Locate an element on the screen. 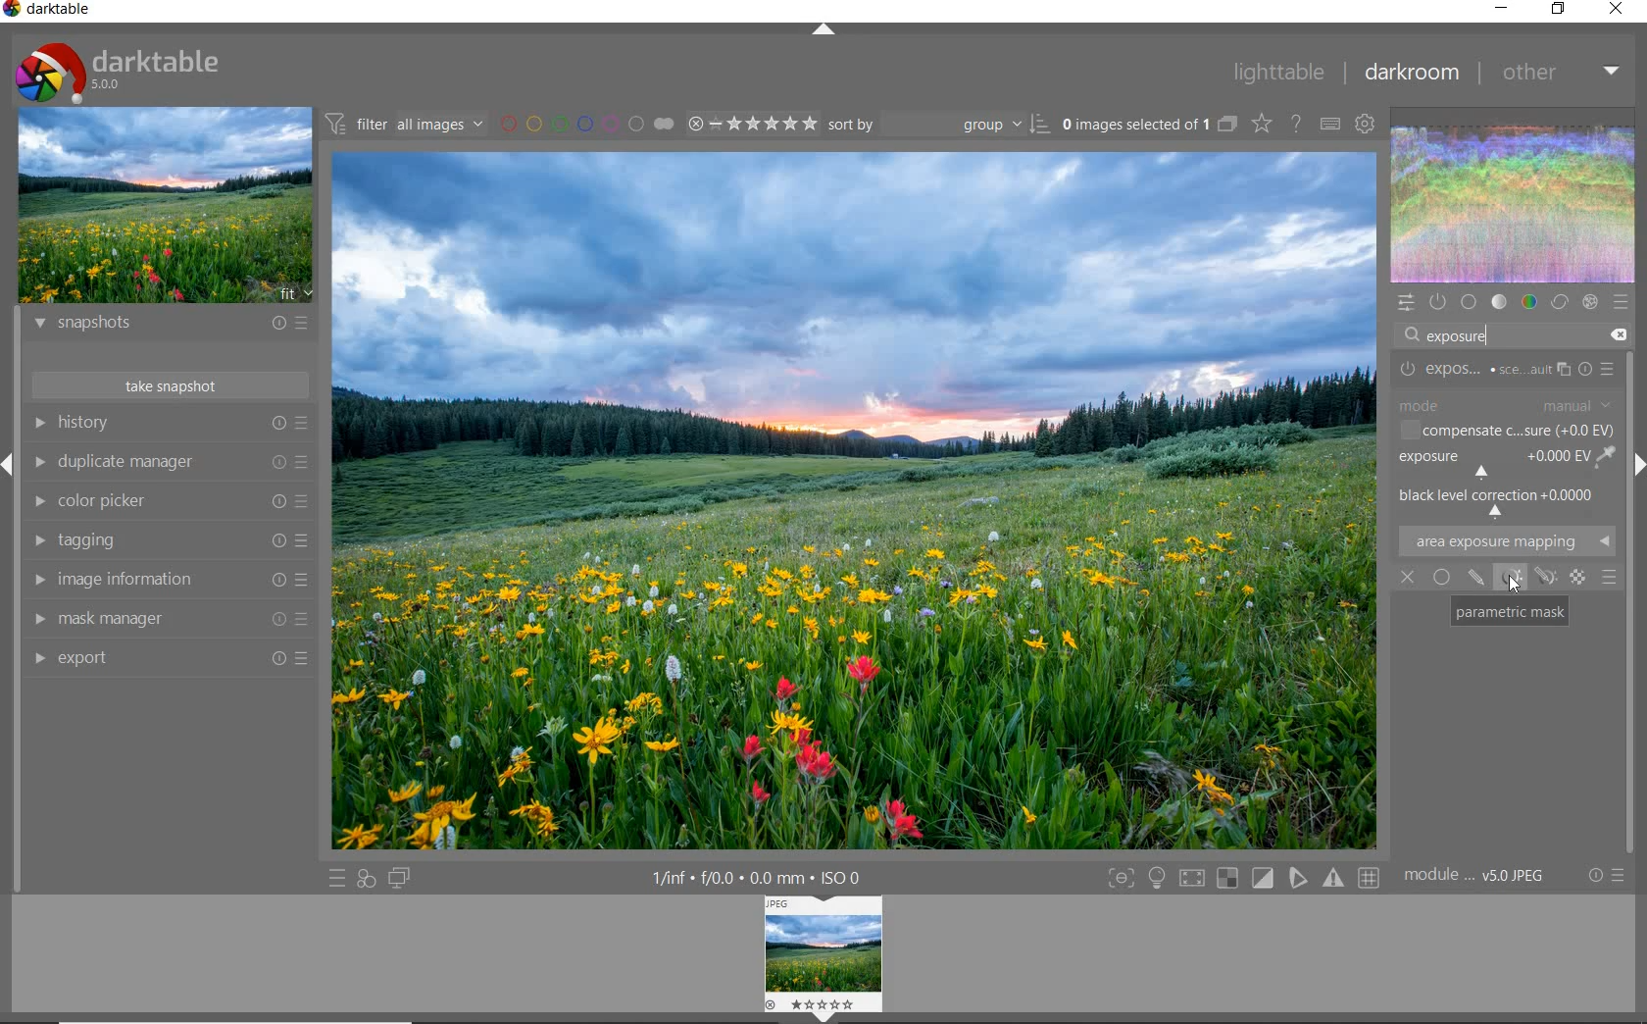 This screenshot has height=1024, width=1647. waveform is located at coordinates (1514, 203).